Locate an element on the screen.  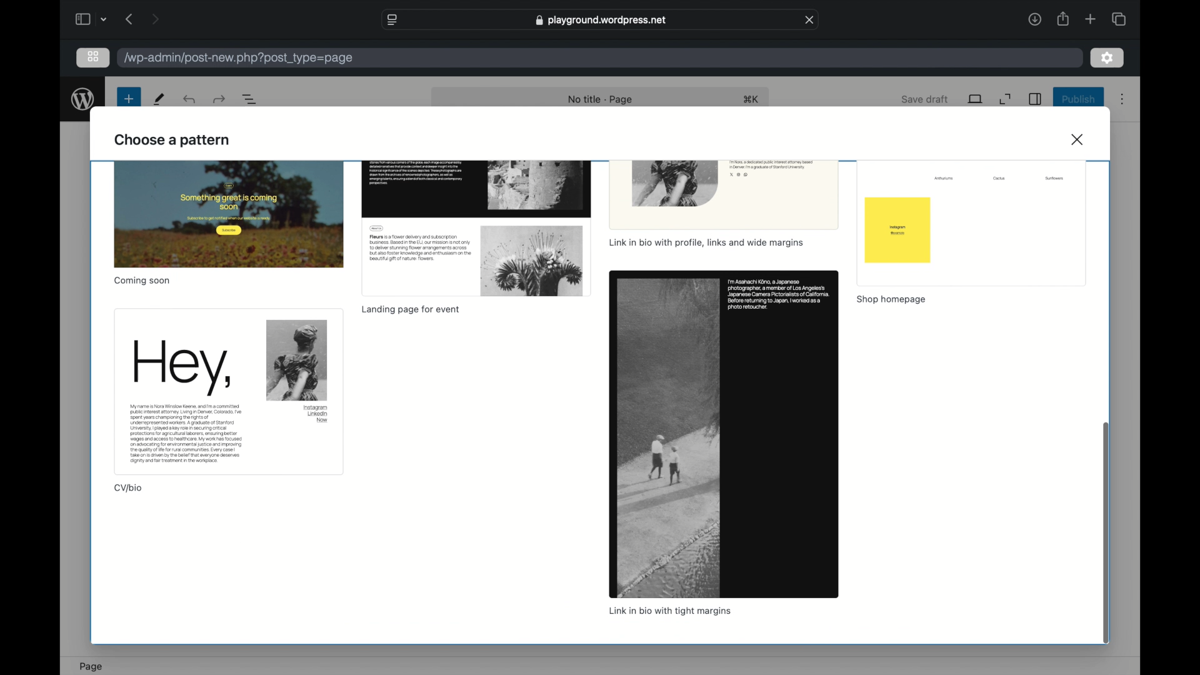
more options is located at coordinates (1122, 100).